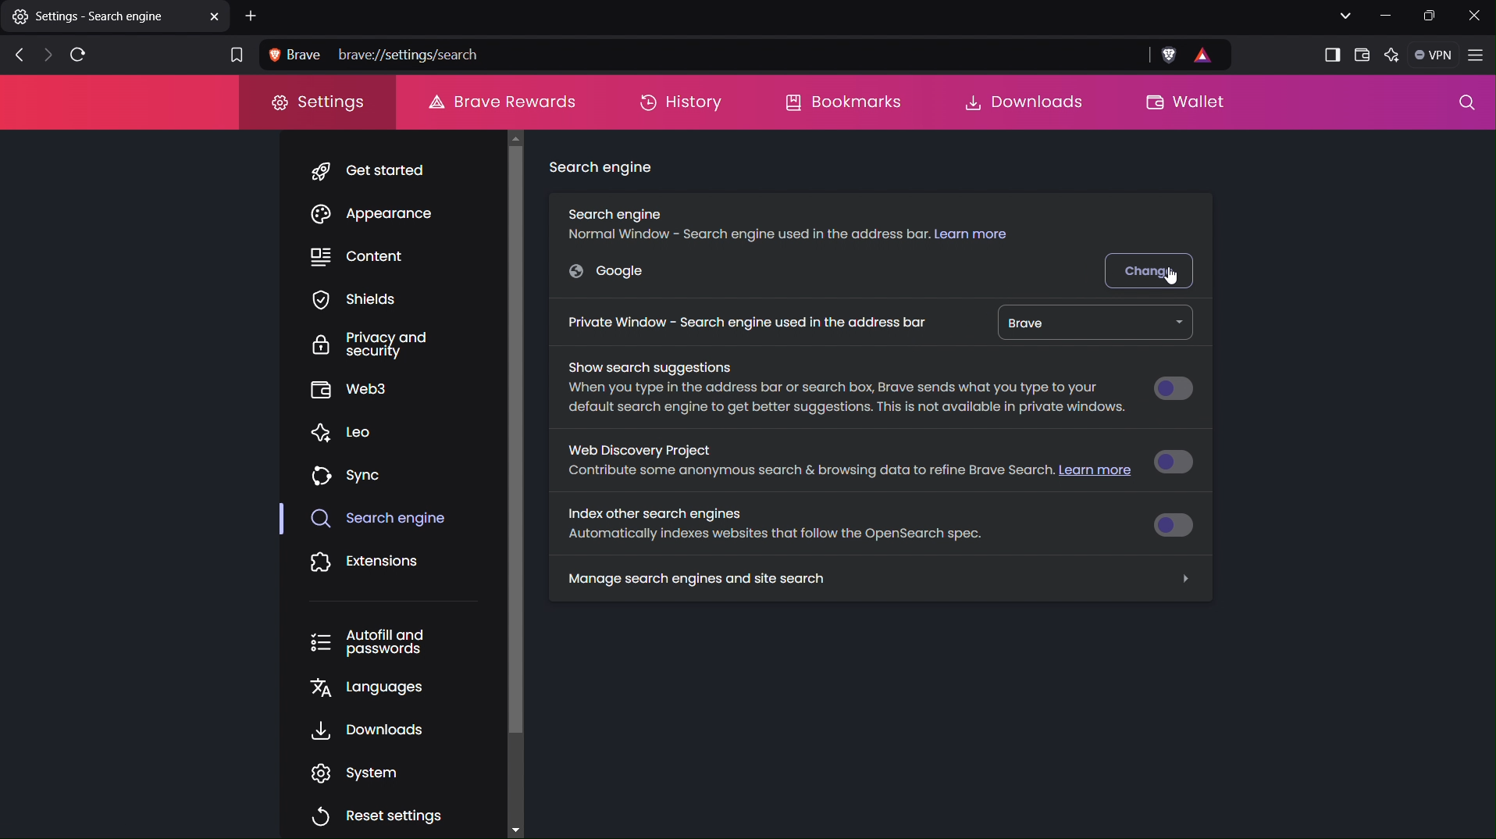 The height and width of the screenshot is (839, 1496). Describe the element at coordinates (776, 525) in the screenshot. I see `Index other search engines` at that location.